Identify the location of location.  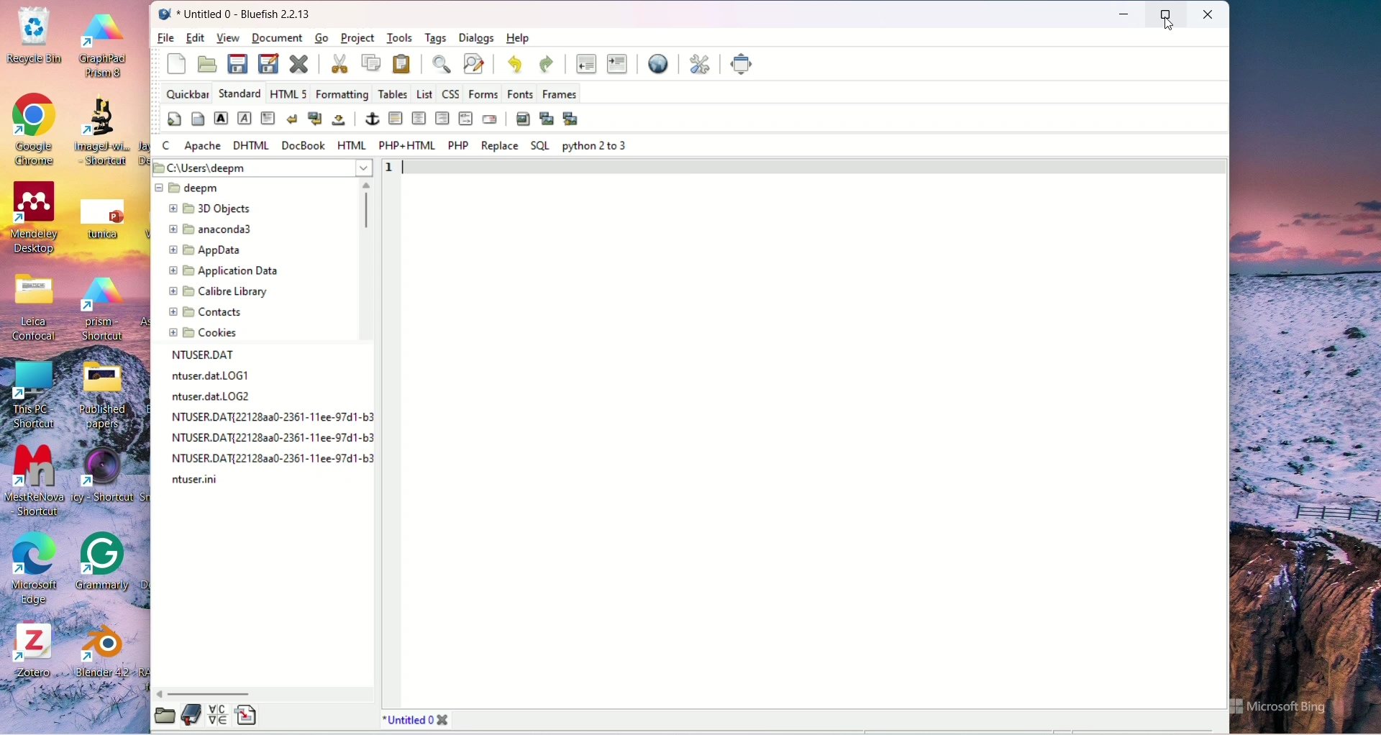
(262, 166).